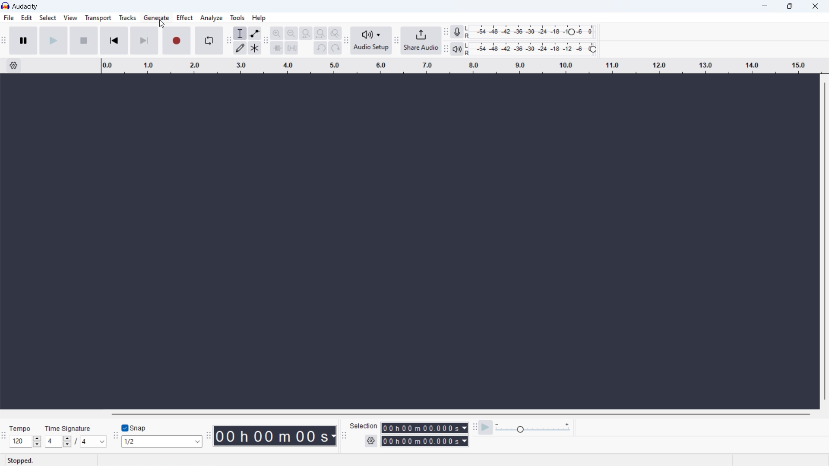 The height and width of the screenshot is (466, 829). Describe the element at coordinates (462, 66) in the screenshot. I see `timeline` at that location.